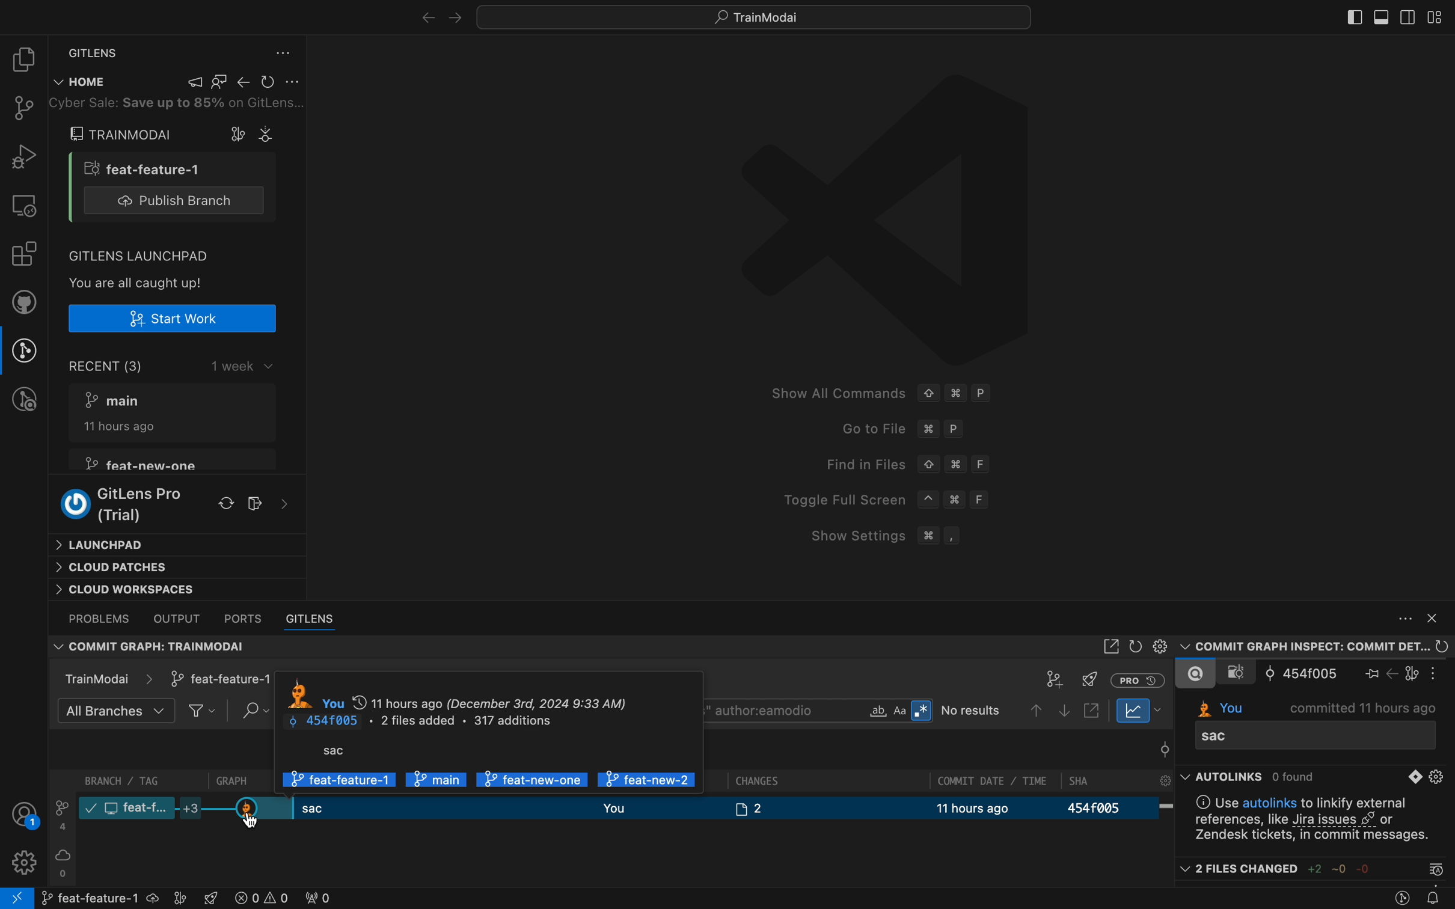  I want to click on current branch, so click(617, 810).